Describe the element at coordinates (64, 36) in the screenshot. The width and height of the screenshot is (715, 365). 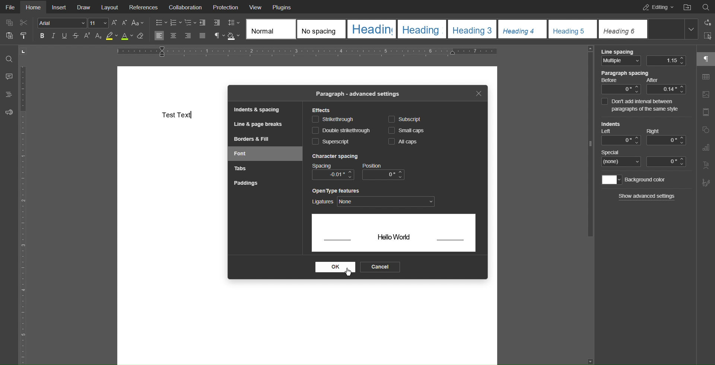
I see `Underline` at that location.